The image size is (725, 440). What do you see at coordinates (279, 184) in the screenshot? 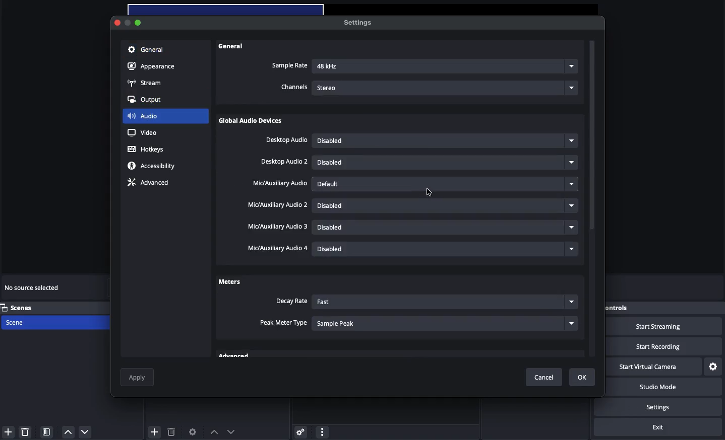
I see `Mic auxiliary audio` at bounding box center [279, 184].